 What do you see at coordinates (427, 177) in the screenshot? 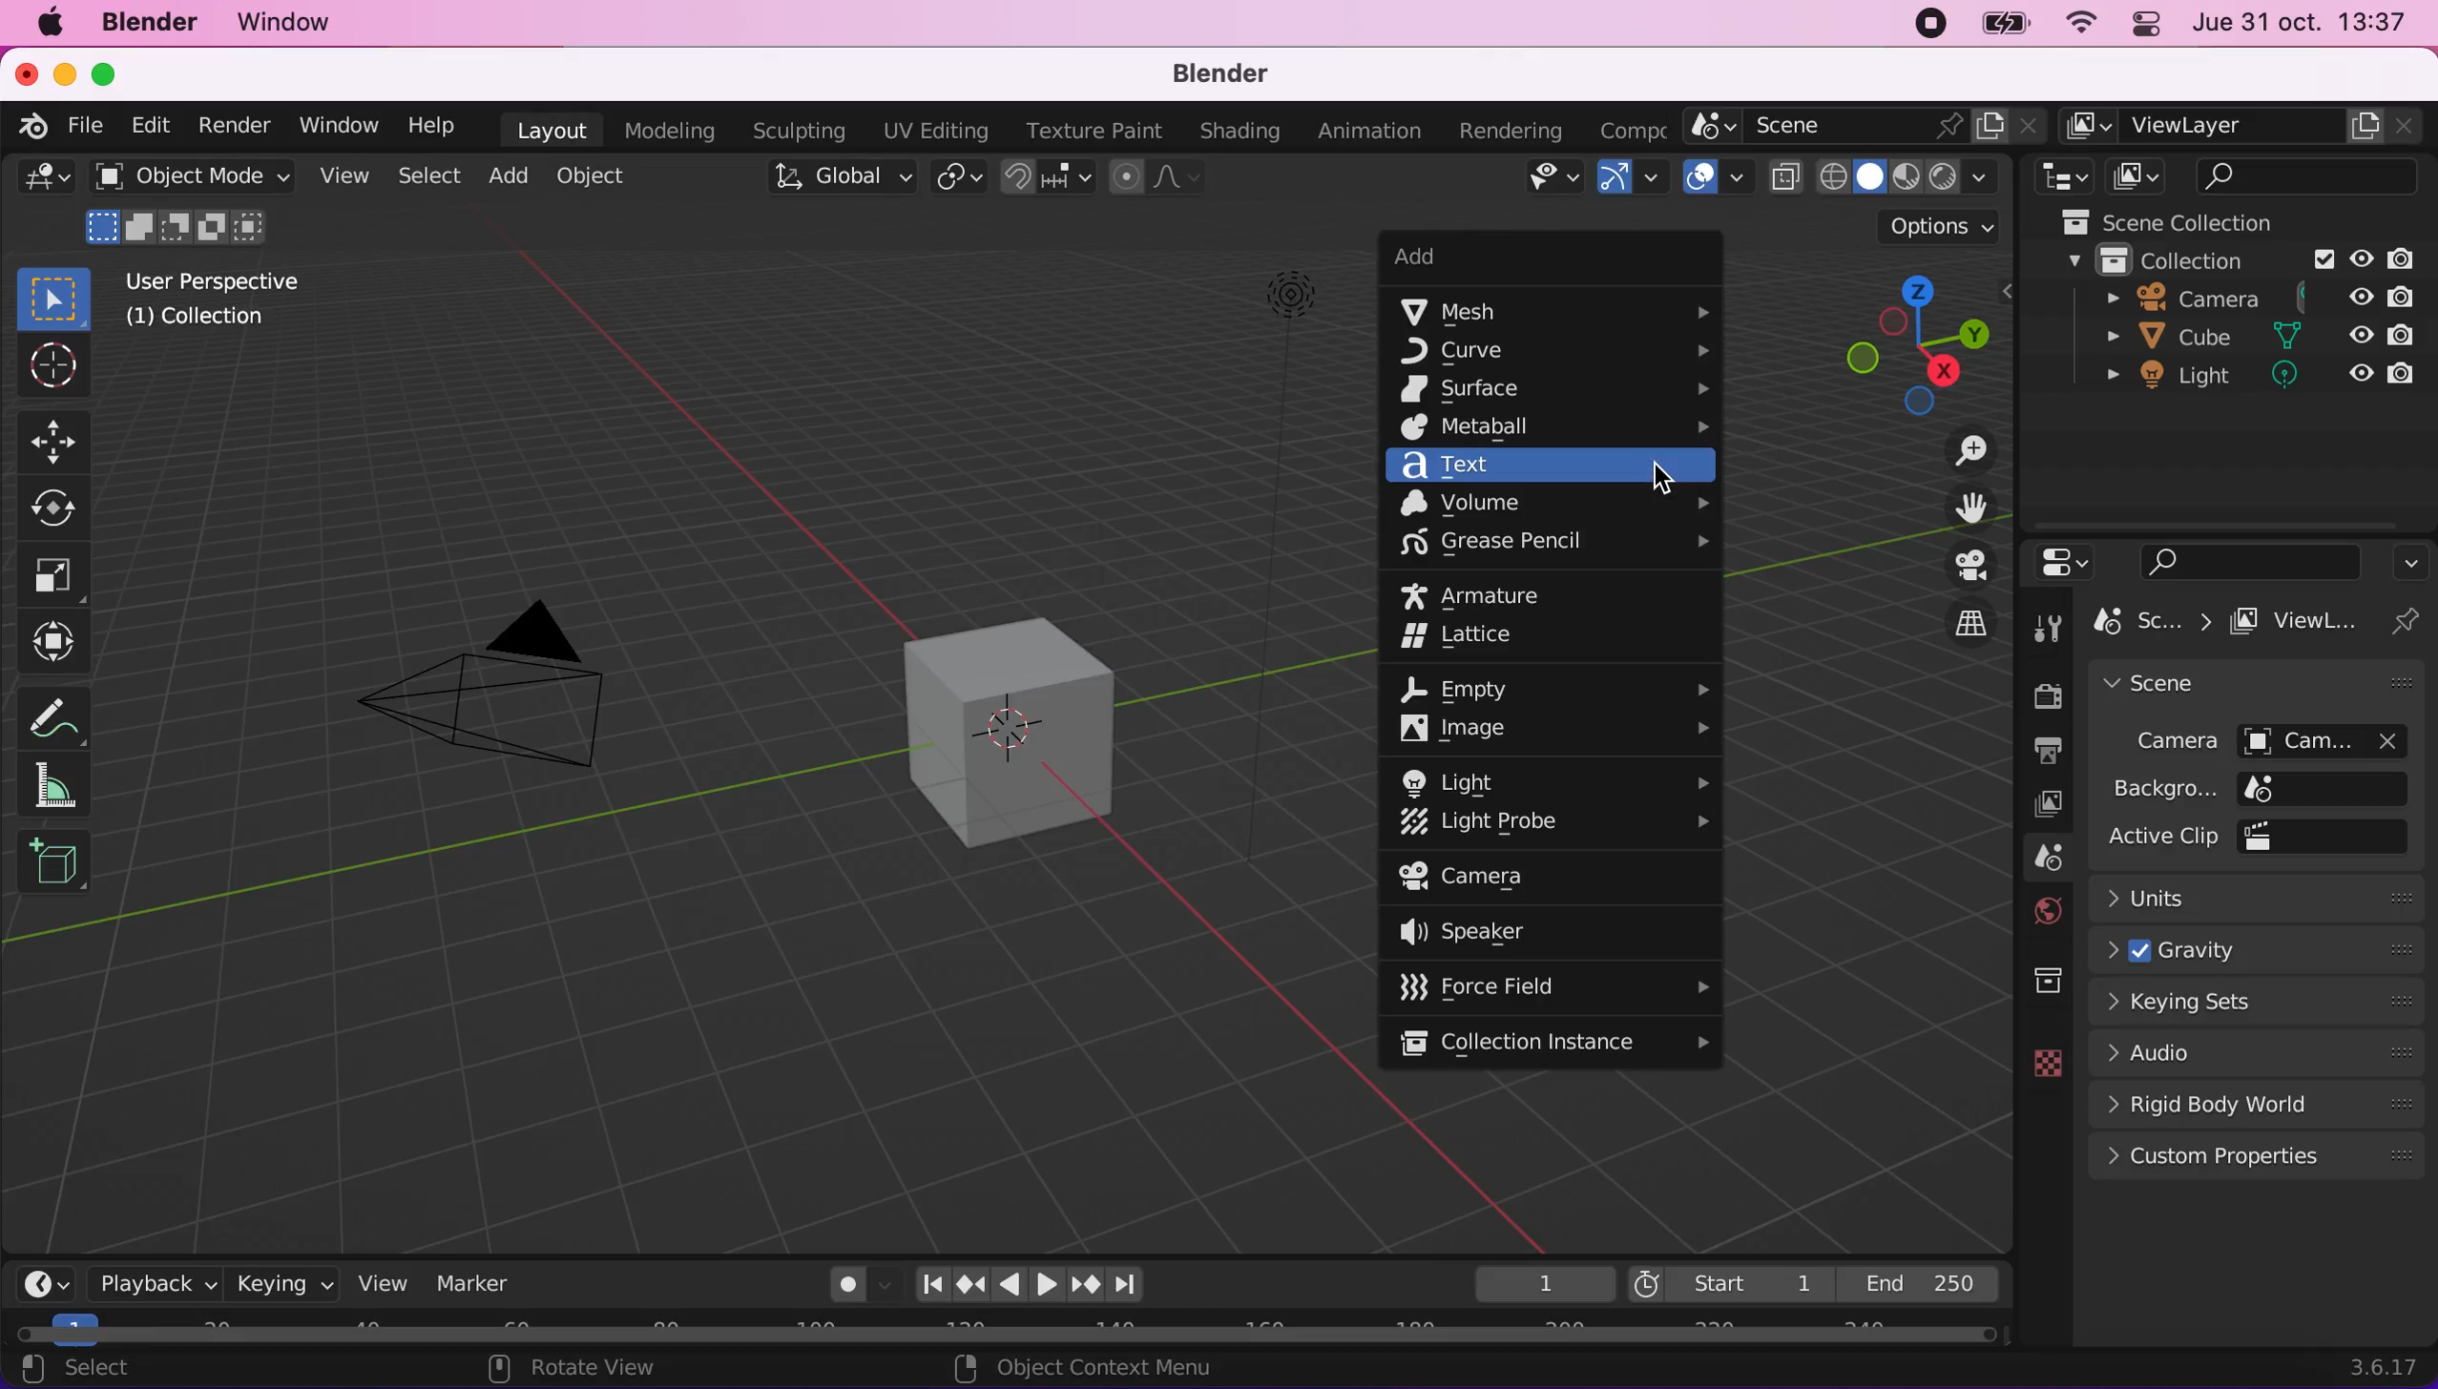
I see `select` at bounding box center [427, 177].